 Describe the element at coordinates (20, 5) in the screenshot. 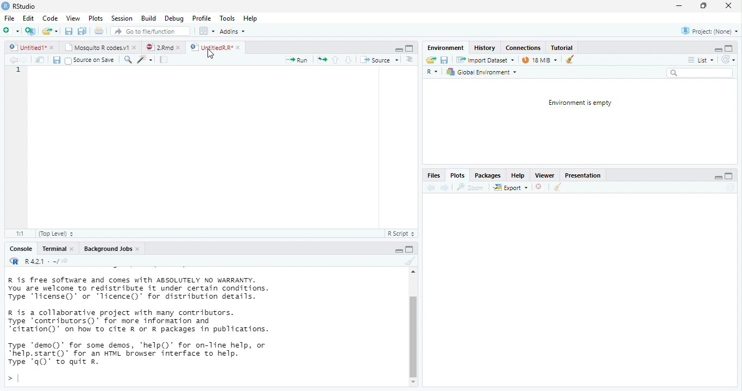

I see `RStudio` at that location.